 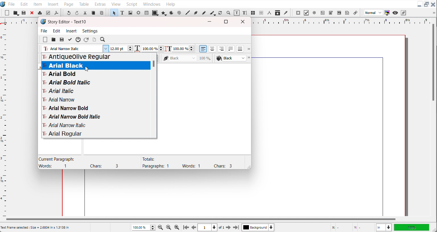 What do you see at coordinates (78, 40) in the screenshot?
I see `Exit without updating` at bounding box center [78, 40].